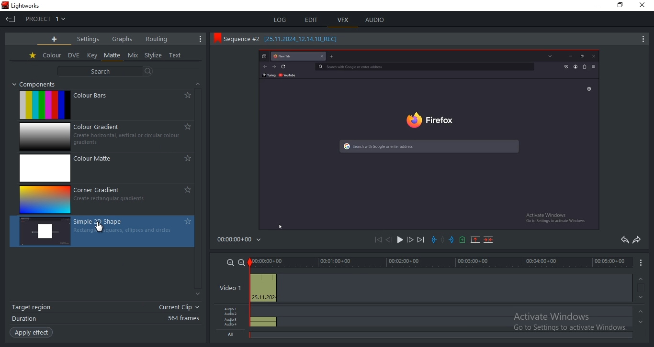  What do you see at coordinates (107, 71) in the screenshot?
I see `search` at bounding box center [107, 71].